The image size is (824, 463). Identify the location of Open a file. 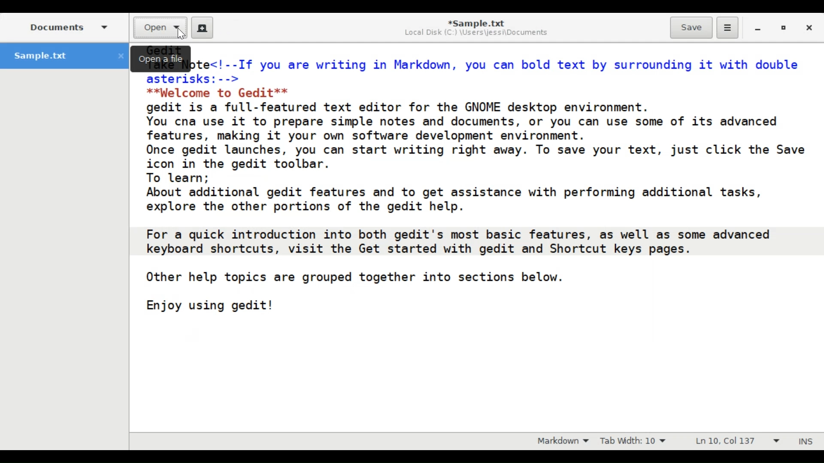
(162, 58).